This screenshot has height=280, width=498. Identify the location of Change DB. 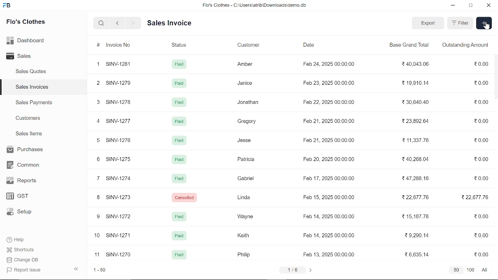
(23, 259).